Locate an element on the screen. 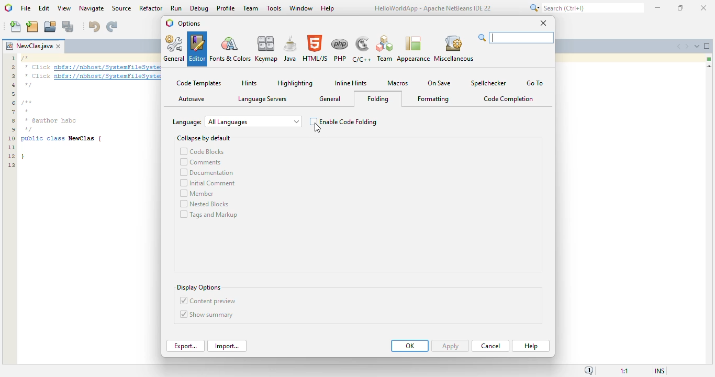 This screenshot has height=377, width=715. enable code folding is located at coordinates (342, 121).